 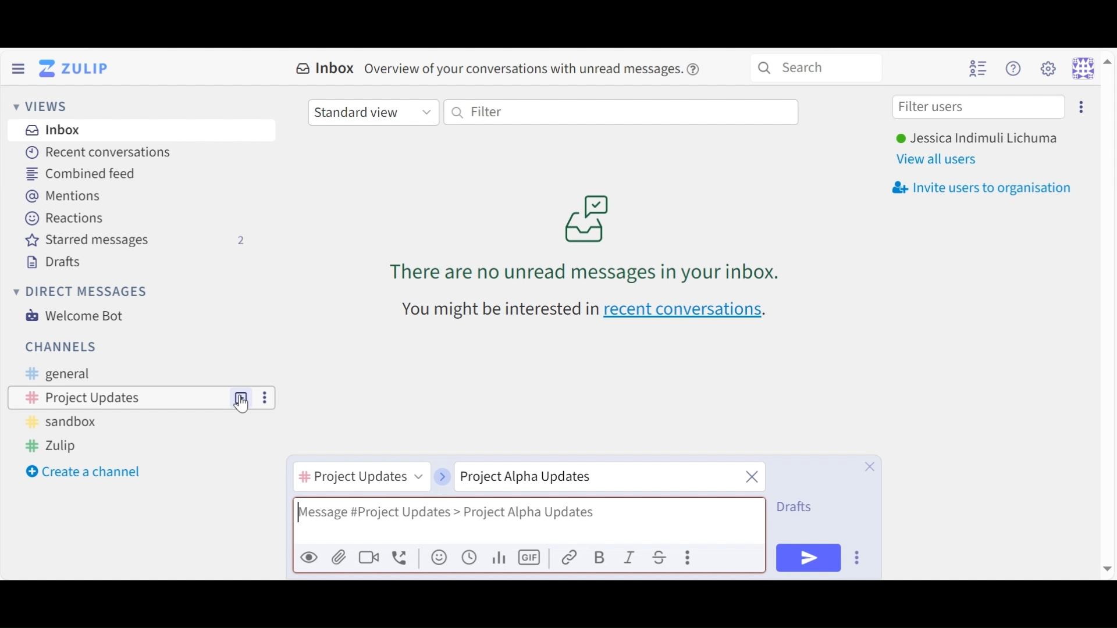 I want to click on General Channel, so click(x=55, y=374).